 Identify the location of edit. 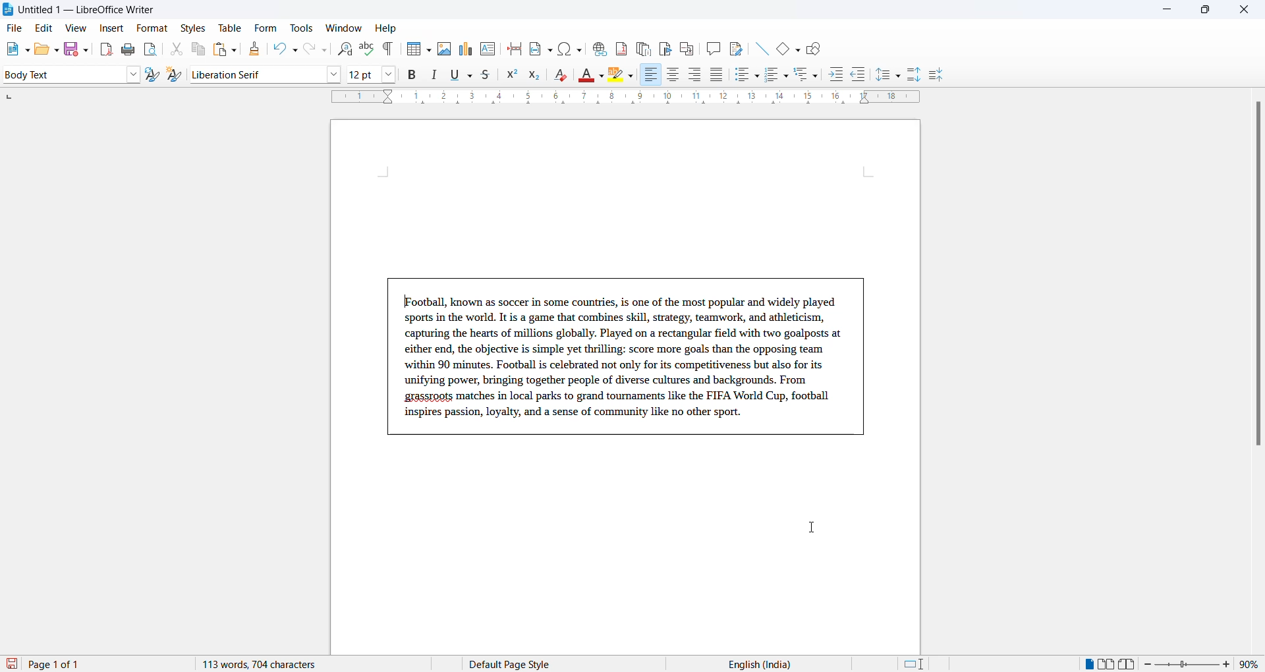
(45, 28).